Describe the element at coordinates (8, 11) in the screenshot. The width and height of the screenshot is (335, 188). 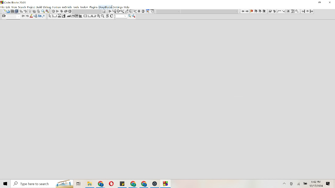
I see `Picture` at that location.